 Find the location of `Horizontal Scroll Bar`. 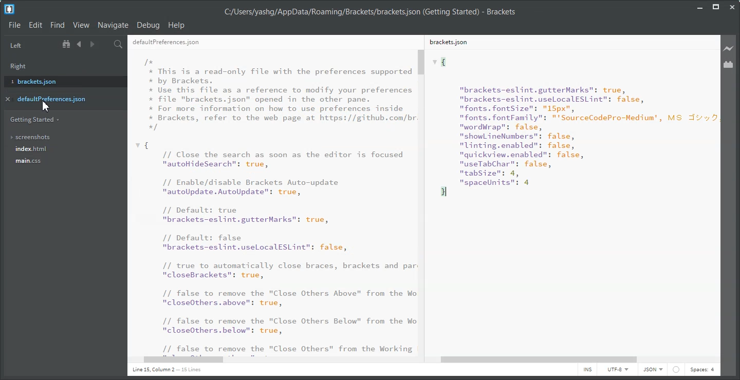

Horizontal Scroll Bar is located at coordinates (270, 360).